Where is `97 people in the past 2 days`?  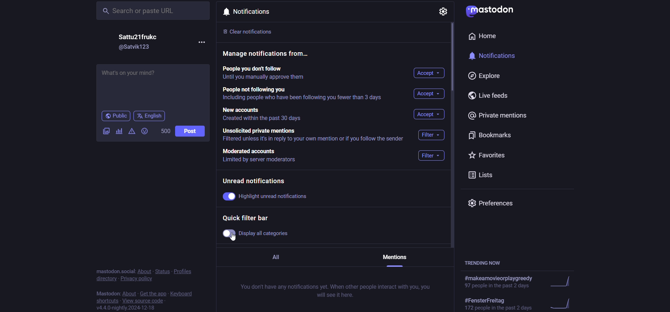
97 people in the past 2 days is located at coordinates (498, 286).